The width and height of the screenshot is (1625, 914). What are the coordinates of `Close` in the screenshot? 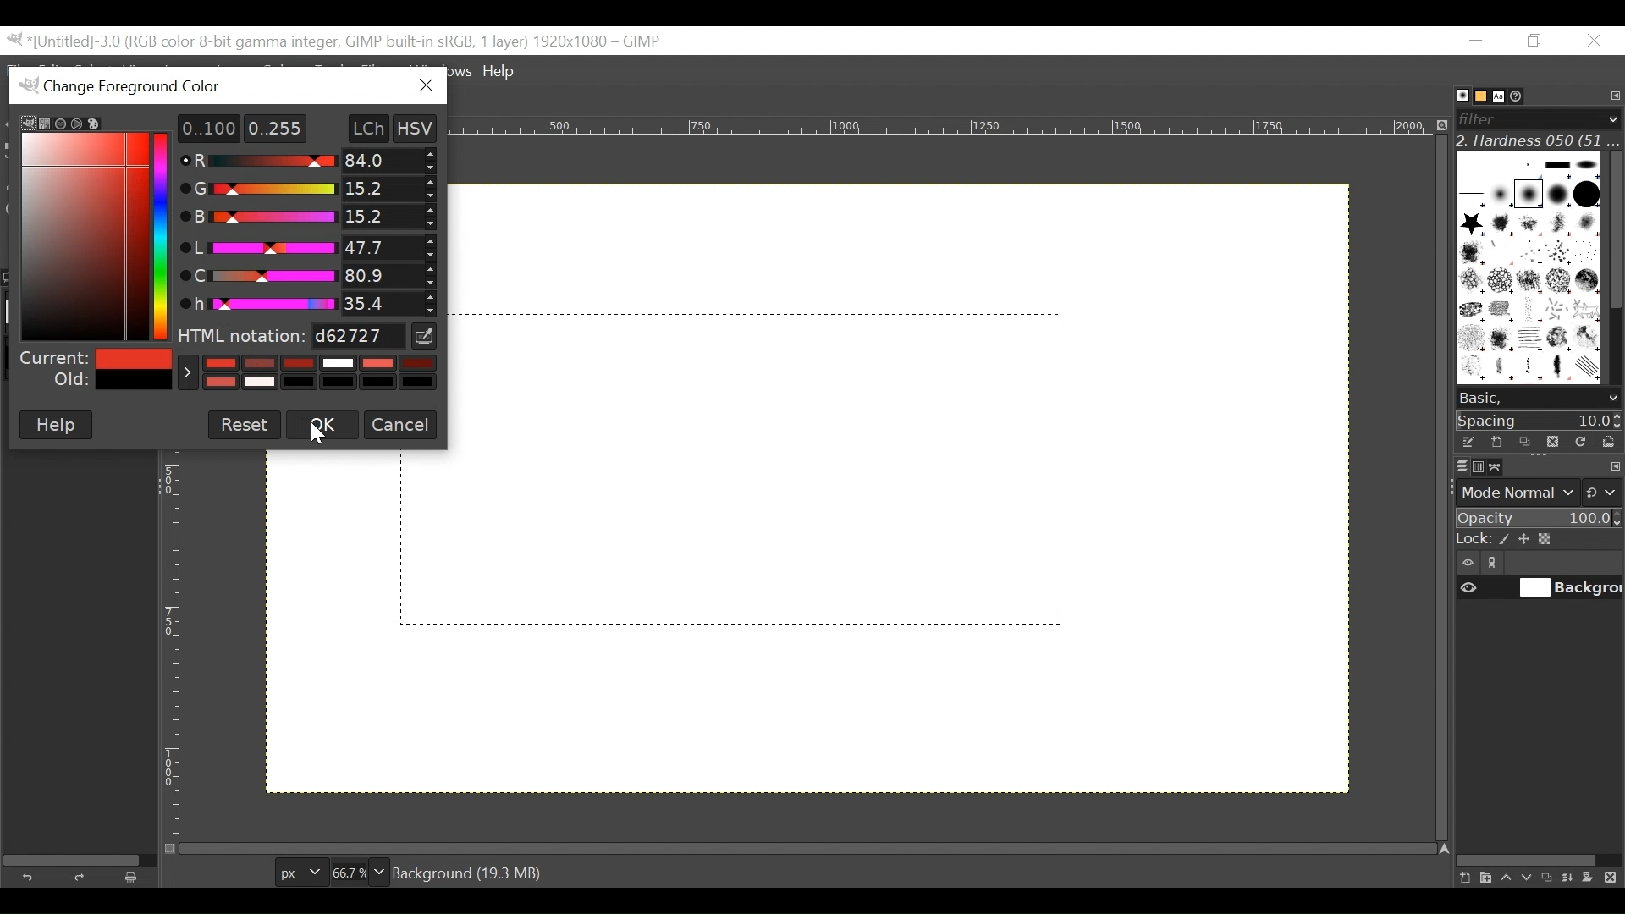 It's located at (425, 86).